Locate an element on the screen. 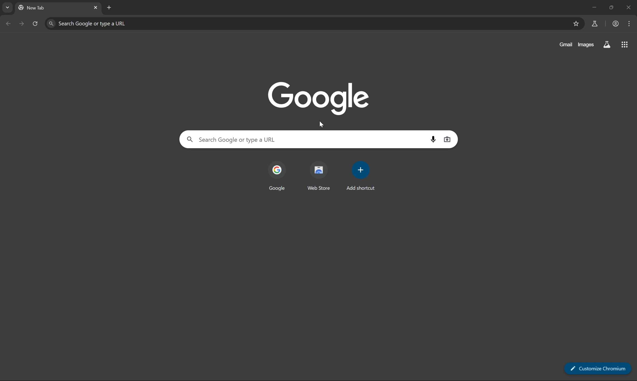 The image size is (637, 381). google is located at coordinates (320, 98).